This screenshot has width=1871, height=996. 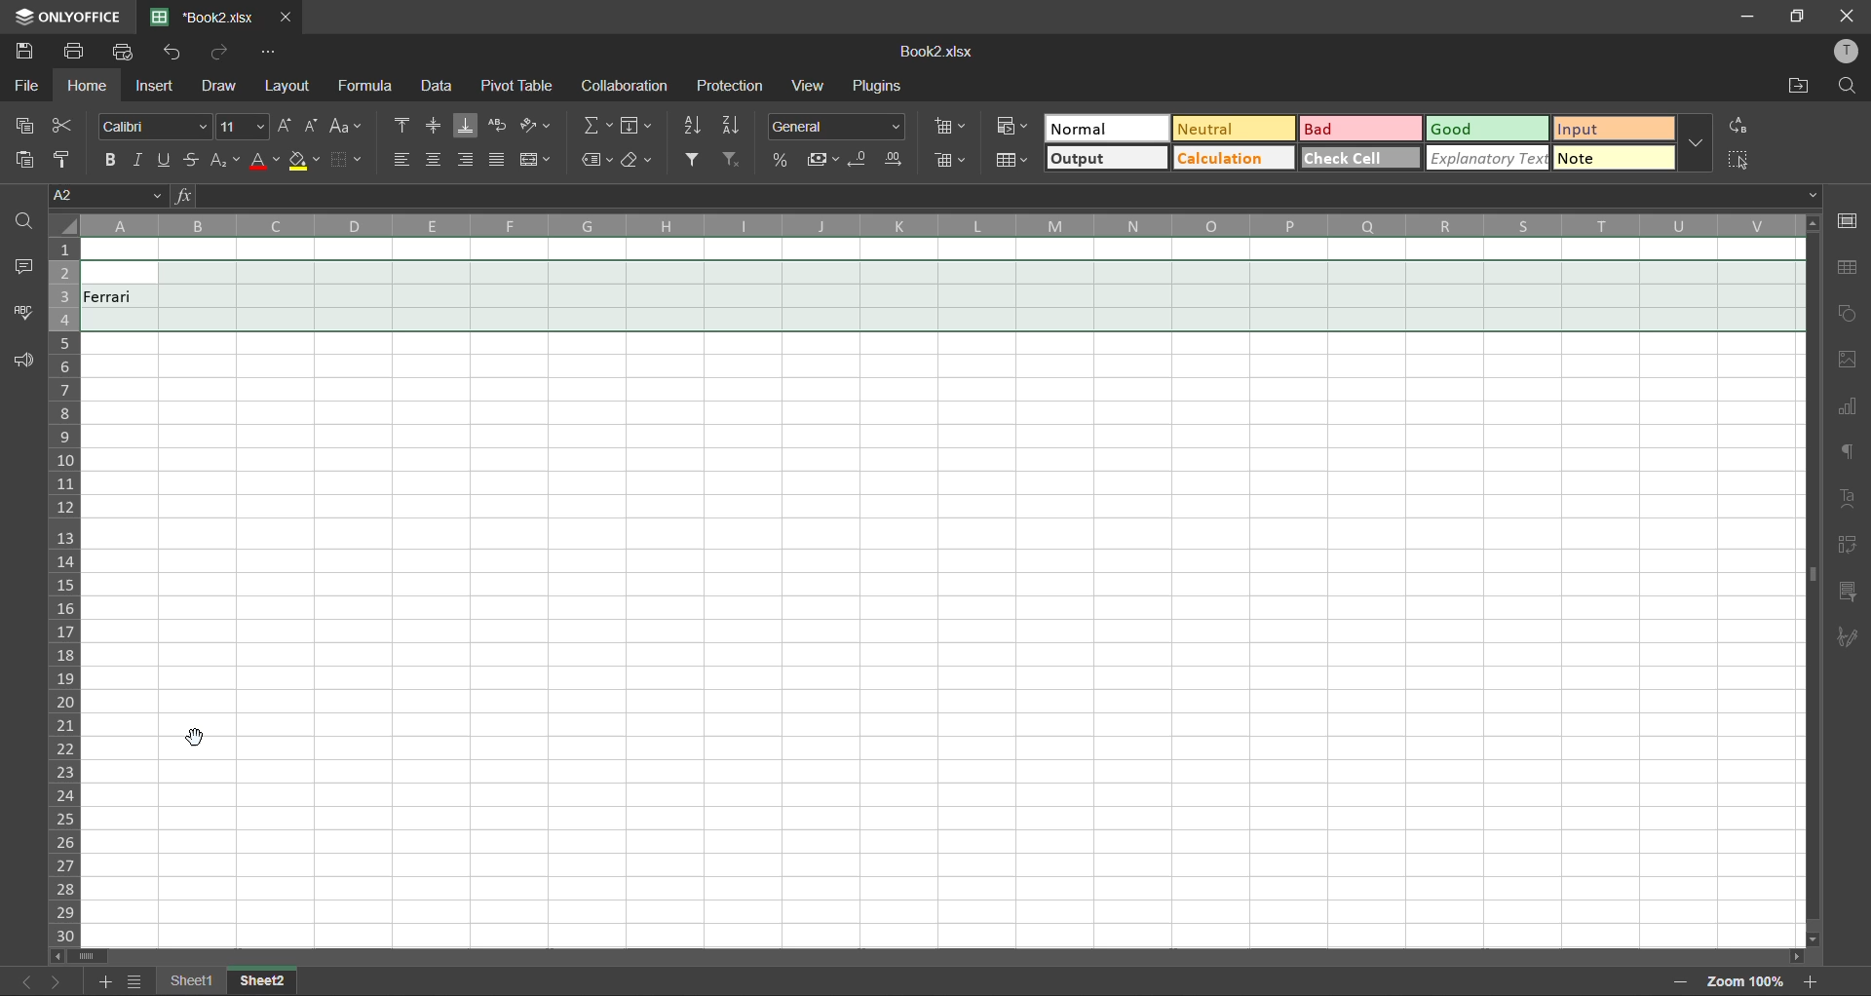 I want to click on pivot table, so click(x=516, y=86).